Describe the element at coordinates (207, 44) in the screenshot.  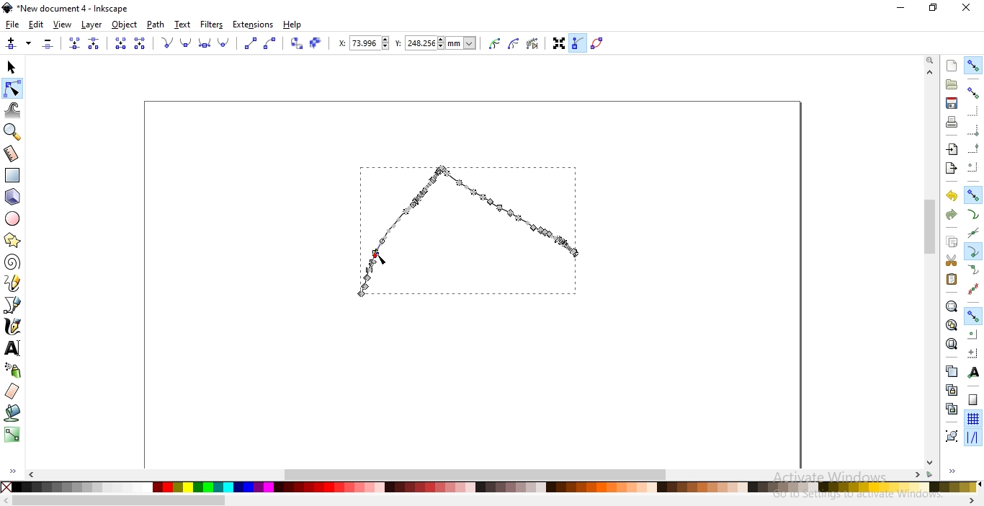
I see `make selected nodes symmetric` at that location.